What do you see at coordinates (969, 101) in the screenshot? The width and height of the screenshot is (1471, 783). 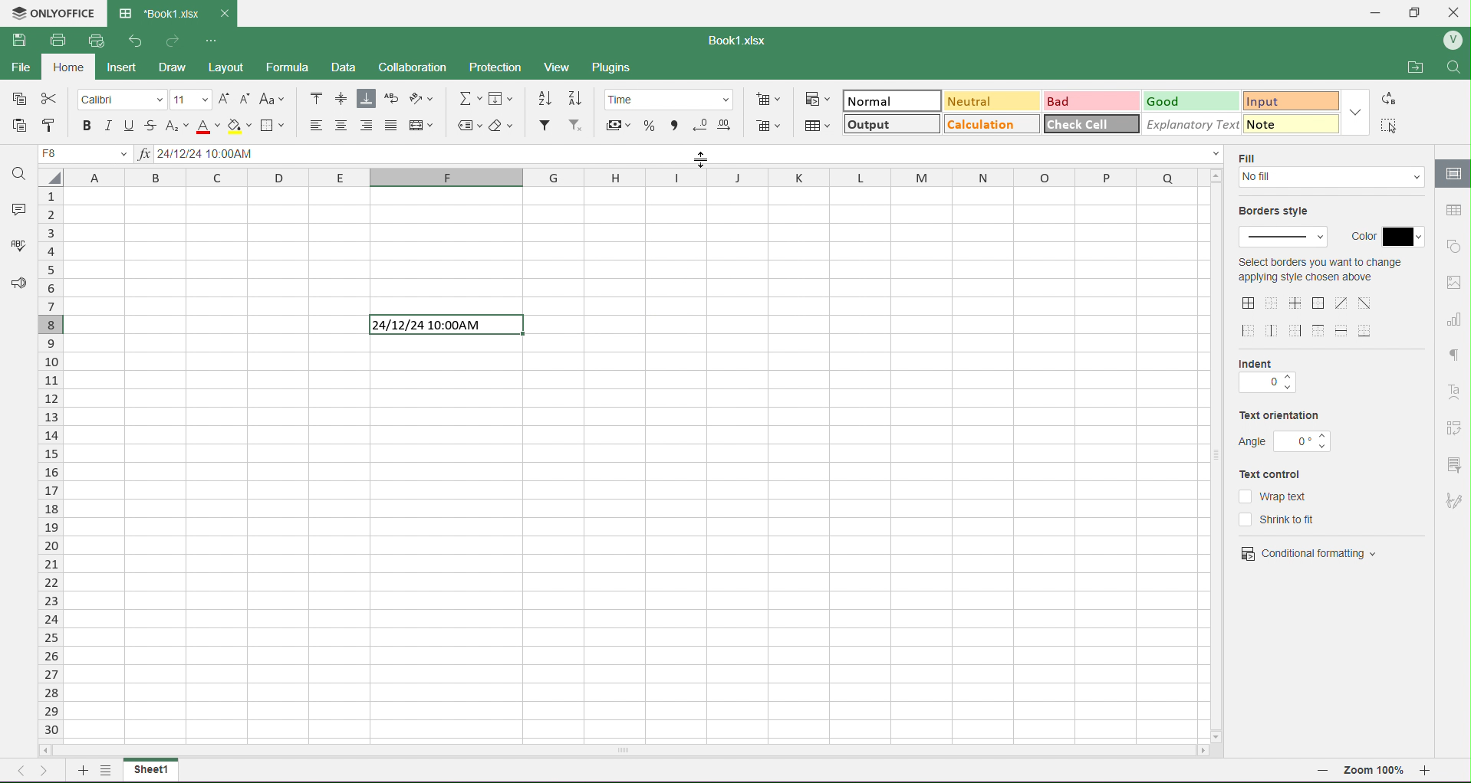 I see `Neutral` at bounding box center [969, 101].